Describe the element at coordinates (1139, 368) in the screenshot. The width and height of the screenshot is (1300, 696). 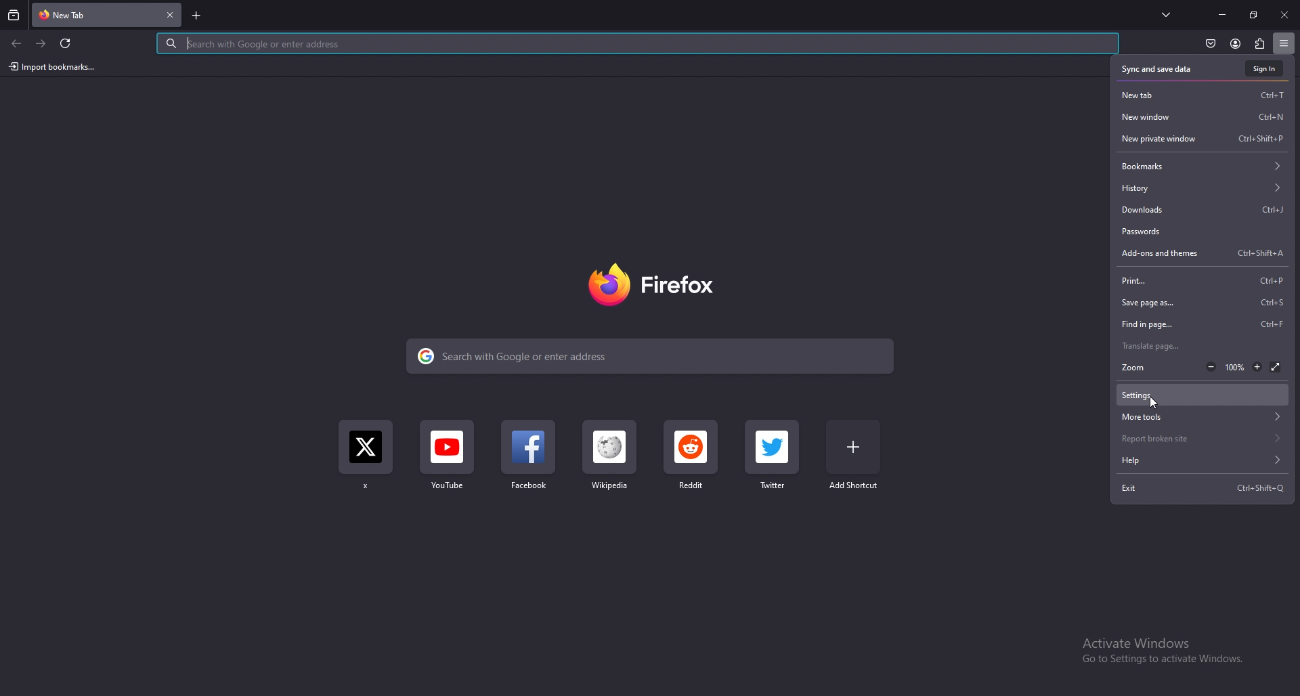
I see `zoom` at that location.